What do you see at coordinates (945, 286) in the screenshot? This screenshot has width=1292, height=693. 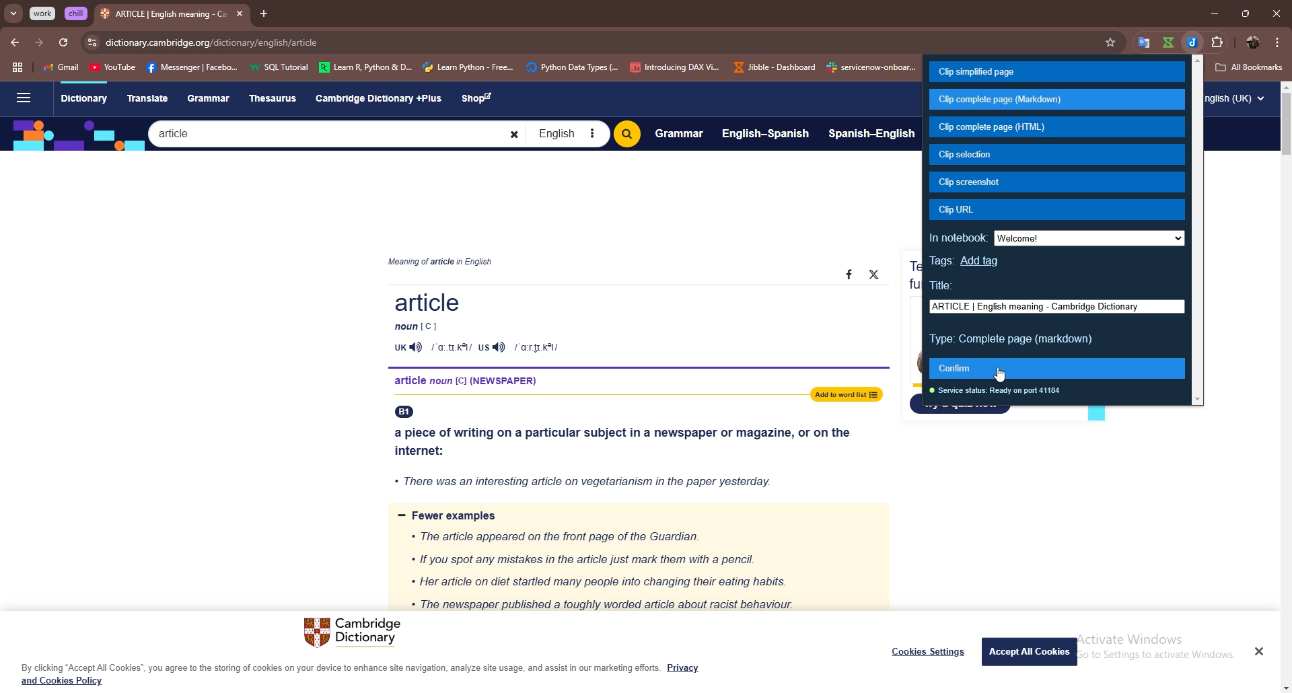 I see `title` at bounding box center [945, 286].